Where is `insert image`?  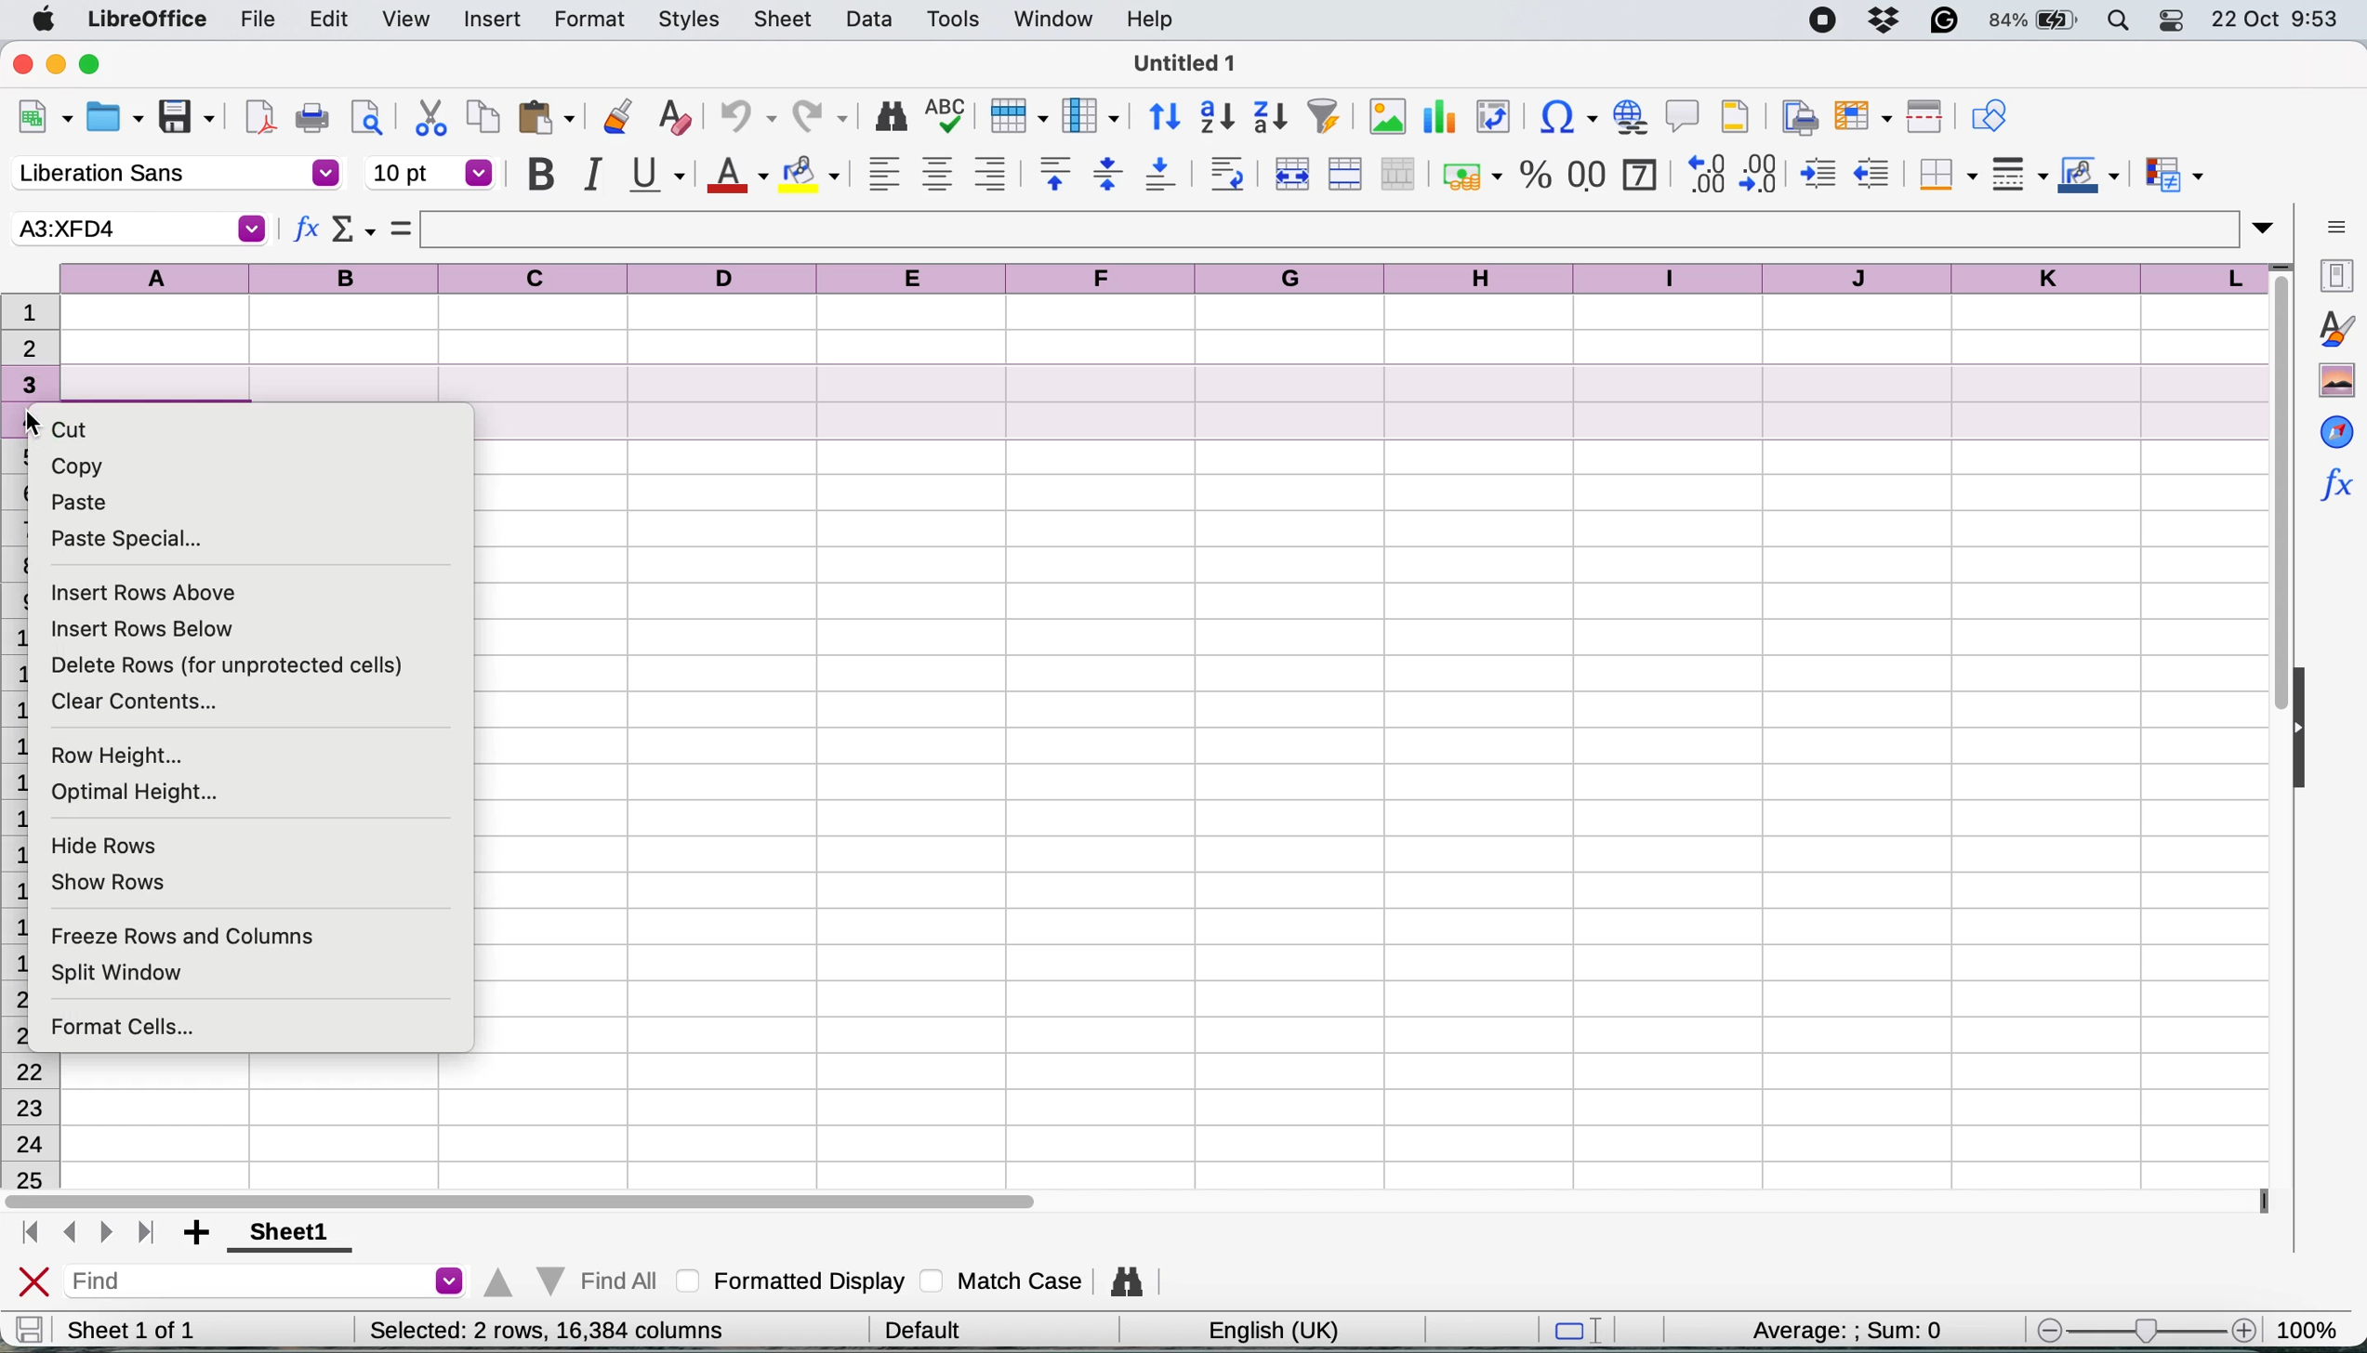
insert image is located at coordinates (1387, 116).